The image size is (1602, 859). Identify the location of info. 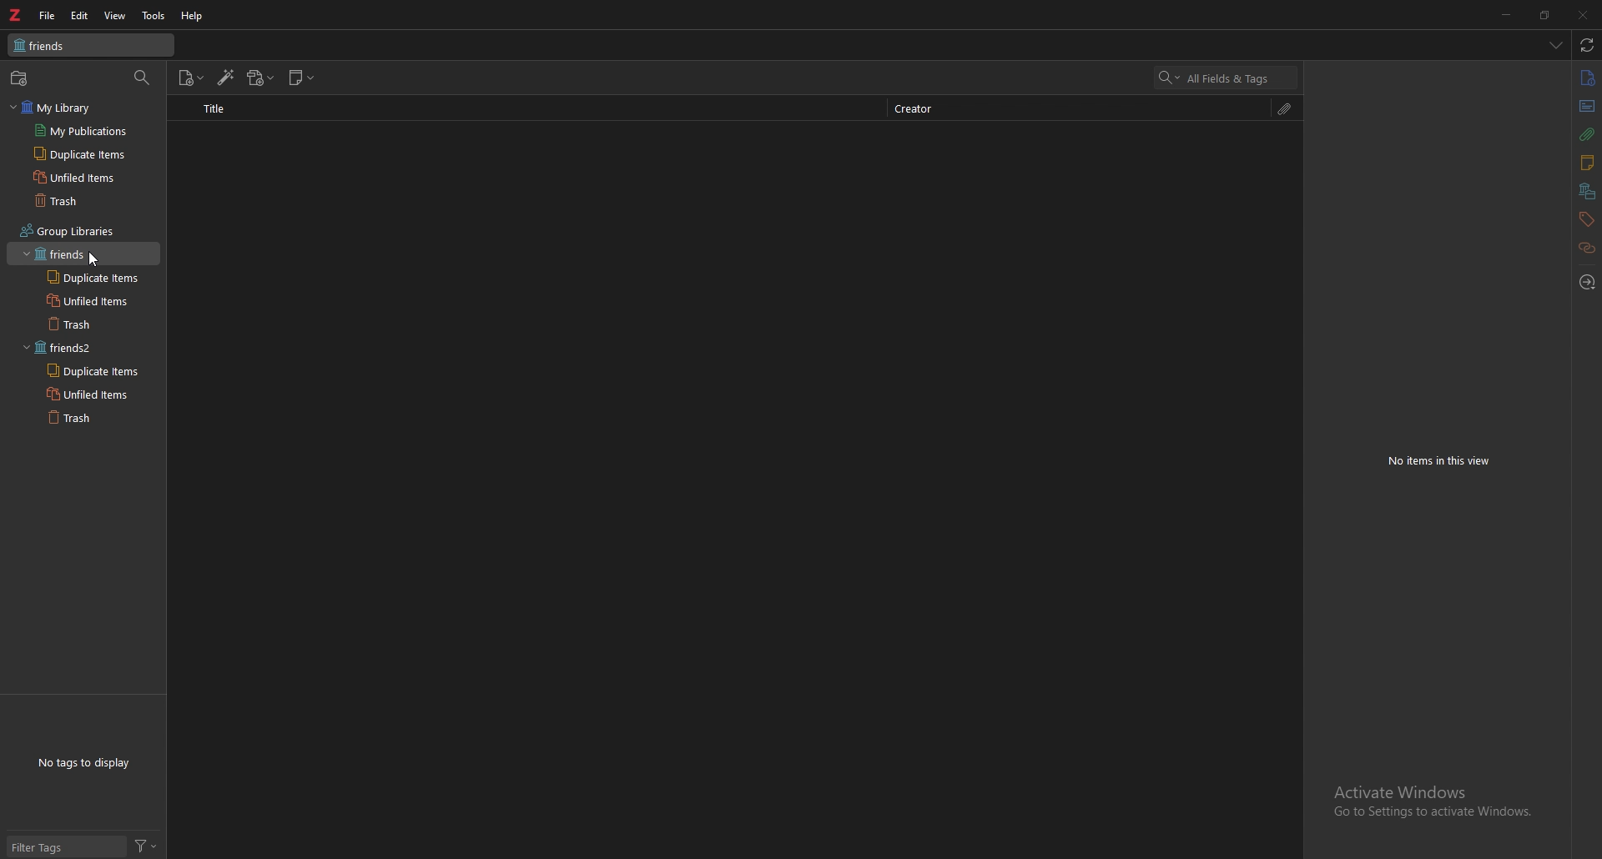
(1588, 77).